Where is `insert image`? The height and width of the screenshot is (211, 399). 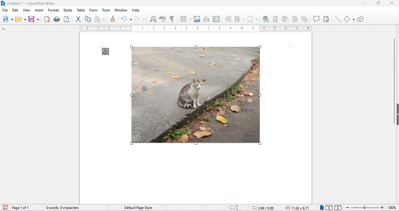 insert image is located at coordinates (197, 19).